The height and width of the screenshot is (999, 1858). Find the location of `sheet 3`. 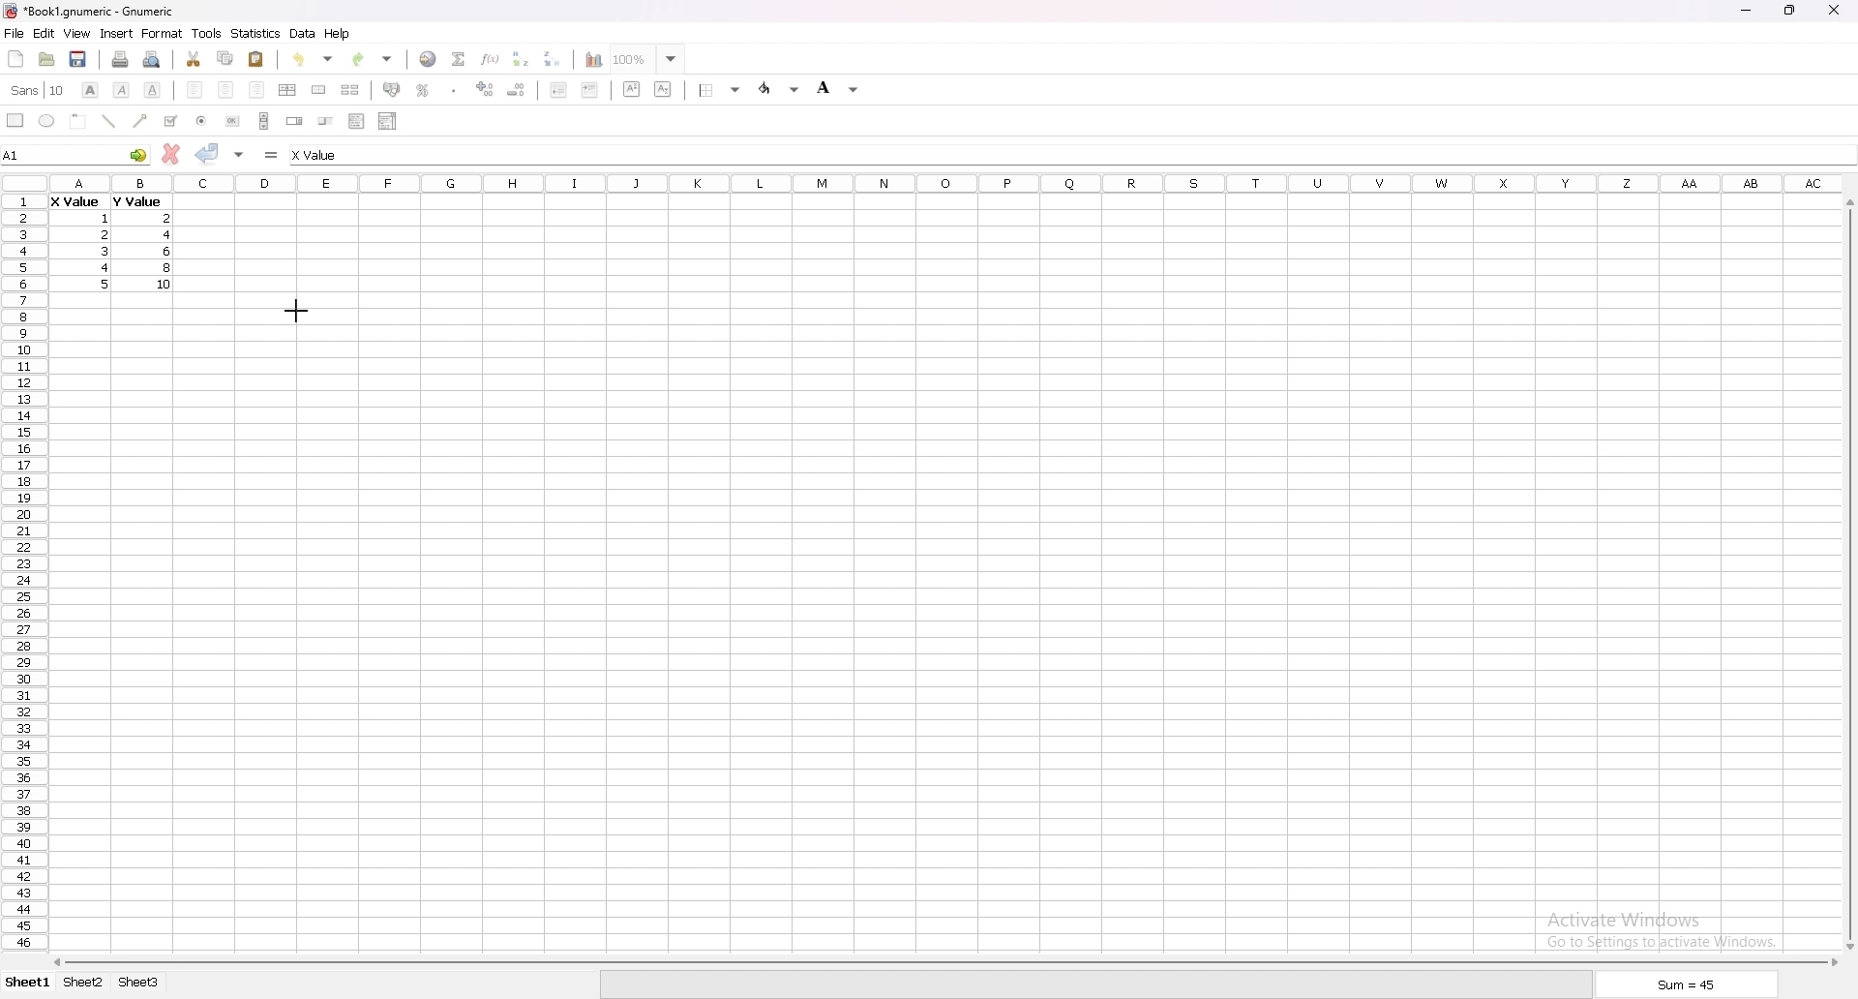

sheet 3 is located at coordinates (139, 983).